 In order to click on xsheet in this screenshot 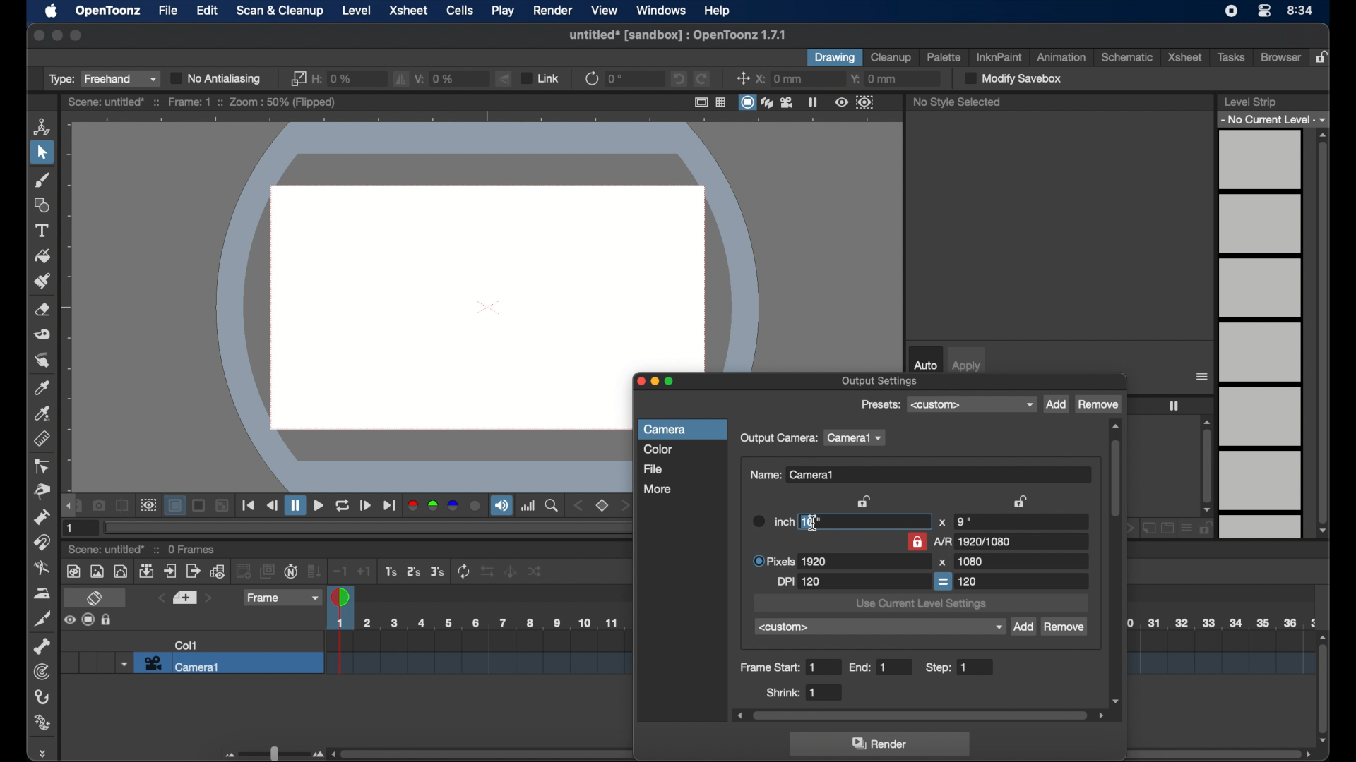, I will do `click(1185, 56)`.